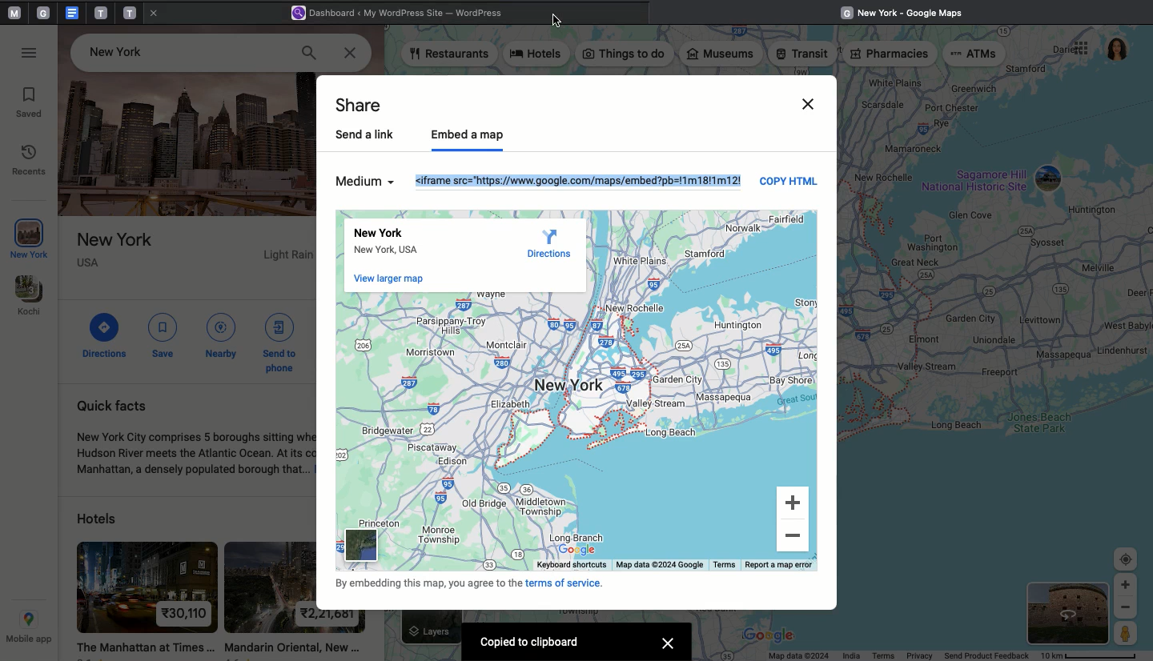 This screenshot has width=1153, height=661. I want to click on Recents, so click(31, 162).